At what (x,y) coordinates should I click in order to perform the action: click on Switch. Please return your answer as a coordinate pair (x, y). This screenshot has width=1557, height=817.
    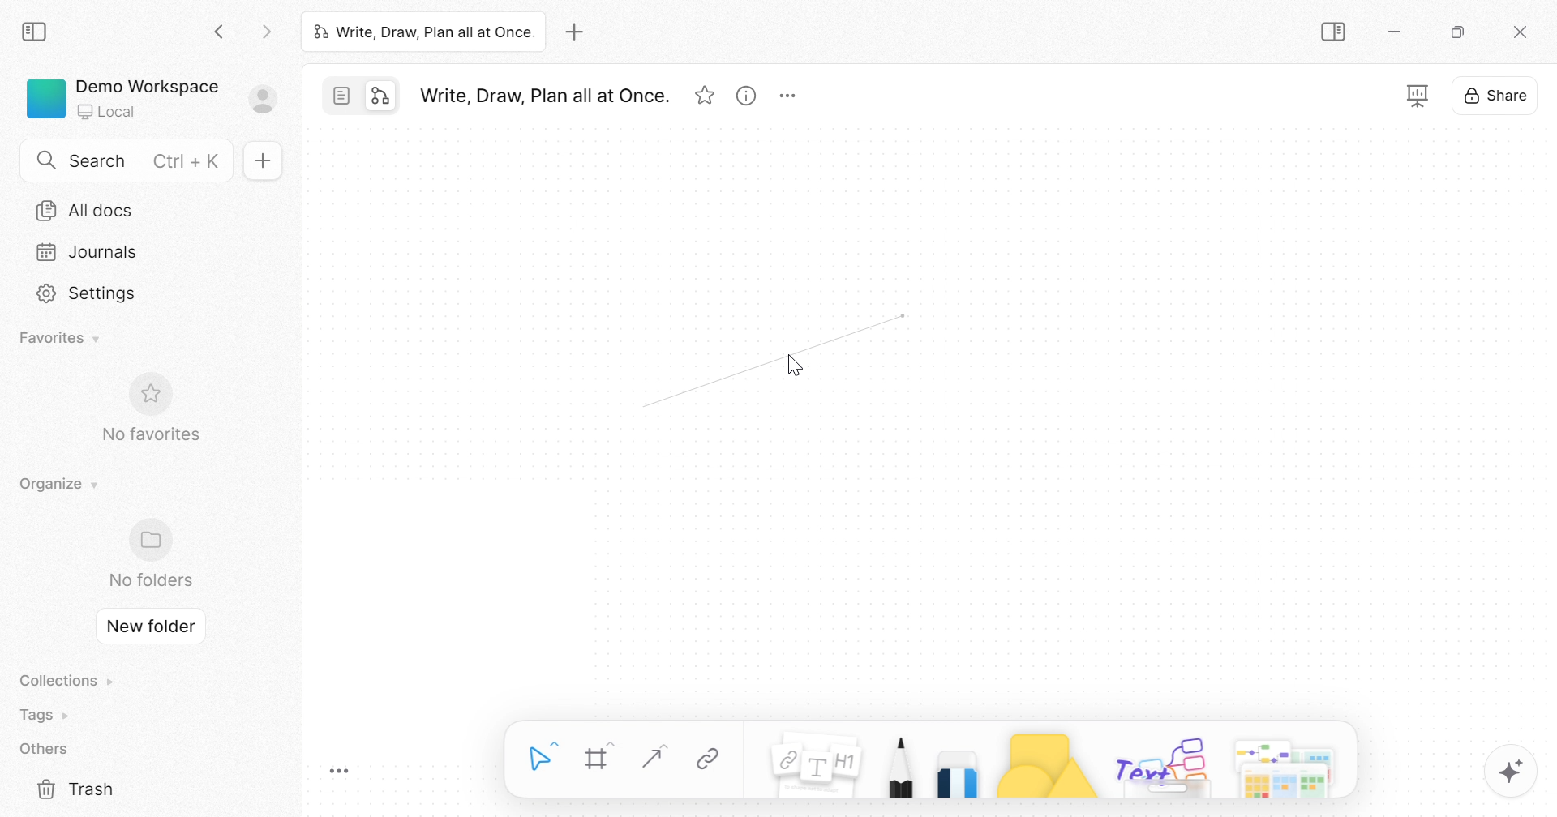
    Looking at the image, I should click on (366, 98).